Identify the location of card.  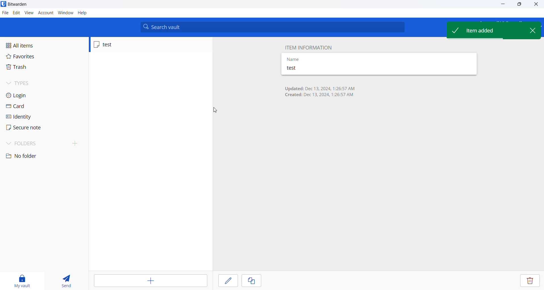
(30, 106).